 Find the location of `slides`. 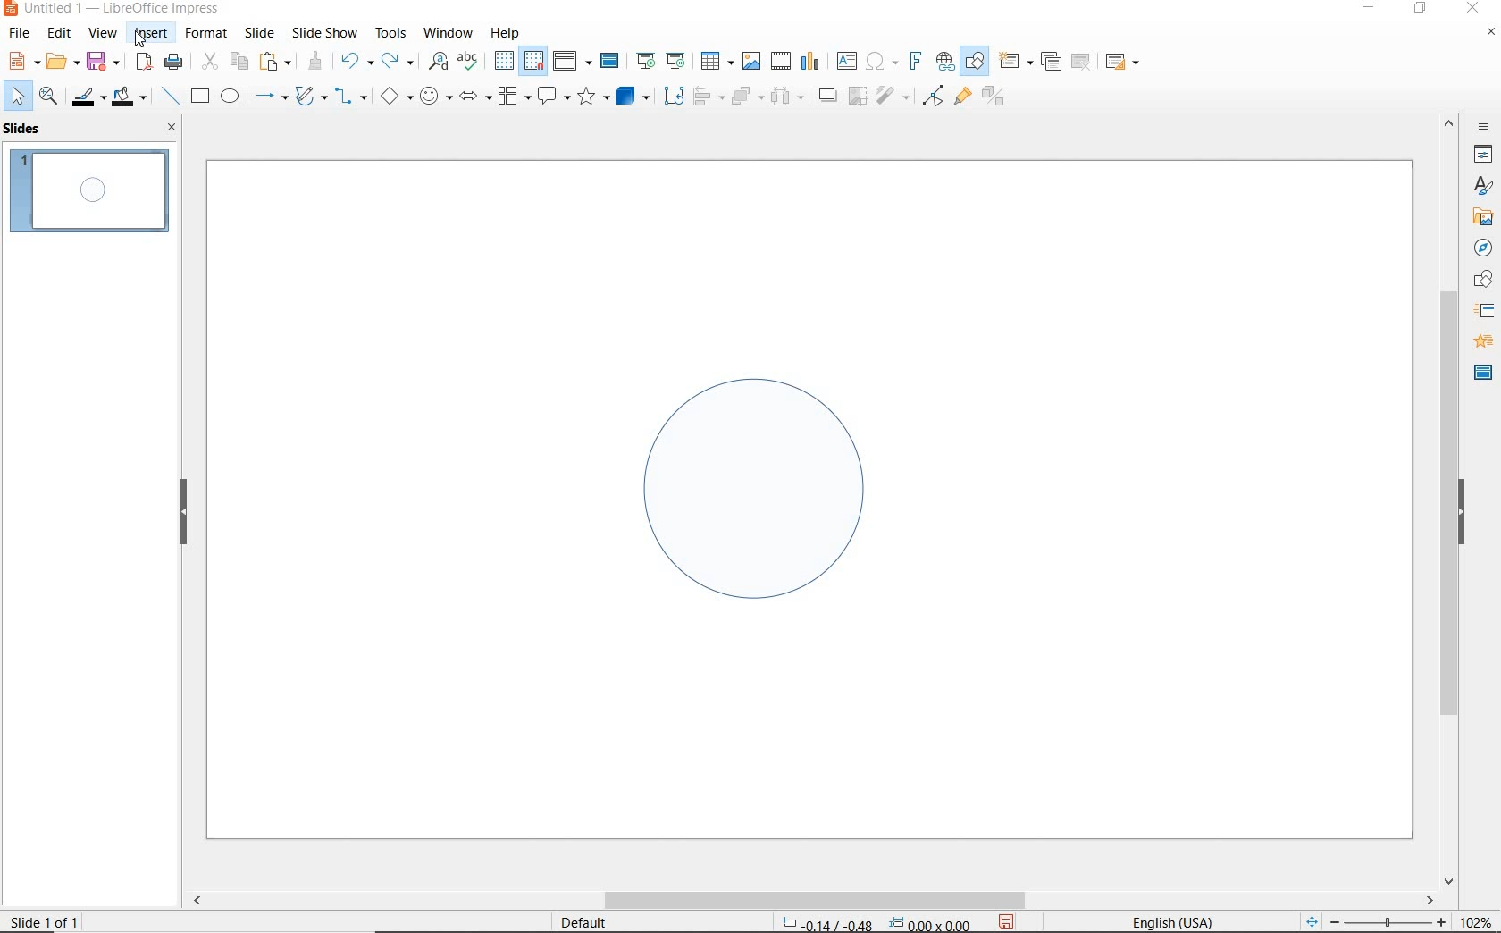

slides is located at coordinates (26, 129).